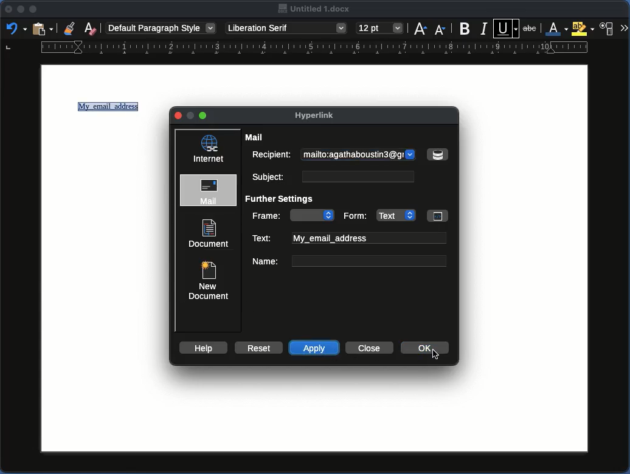 Image resolution: width=630 pixels, height=474 pixels. I want to click on cursor, so click(437, 359).